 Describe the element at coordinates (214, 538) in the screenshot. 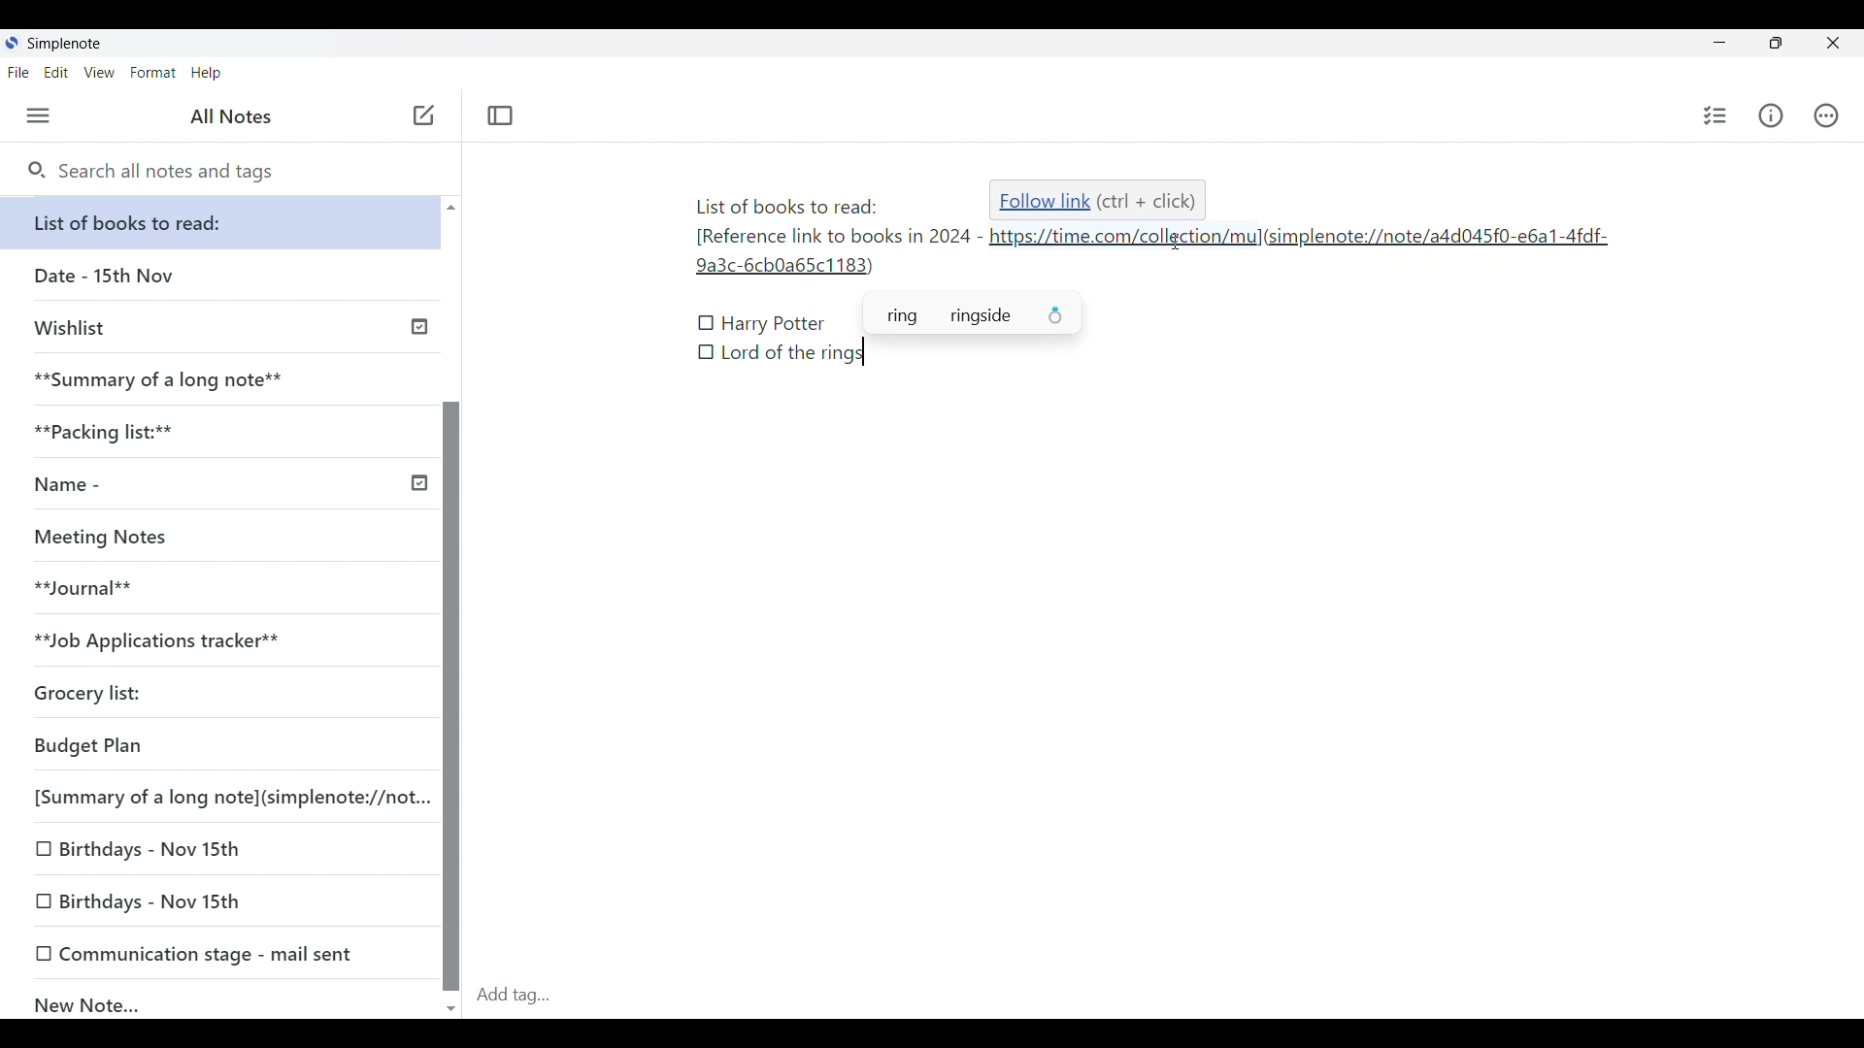

I see `Meeting Notes` at that location.